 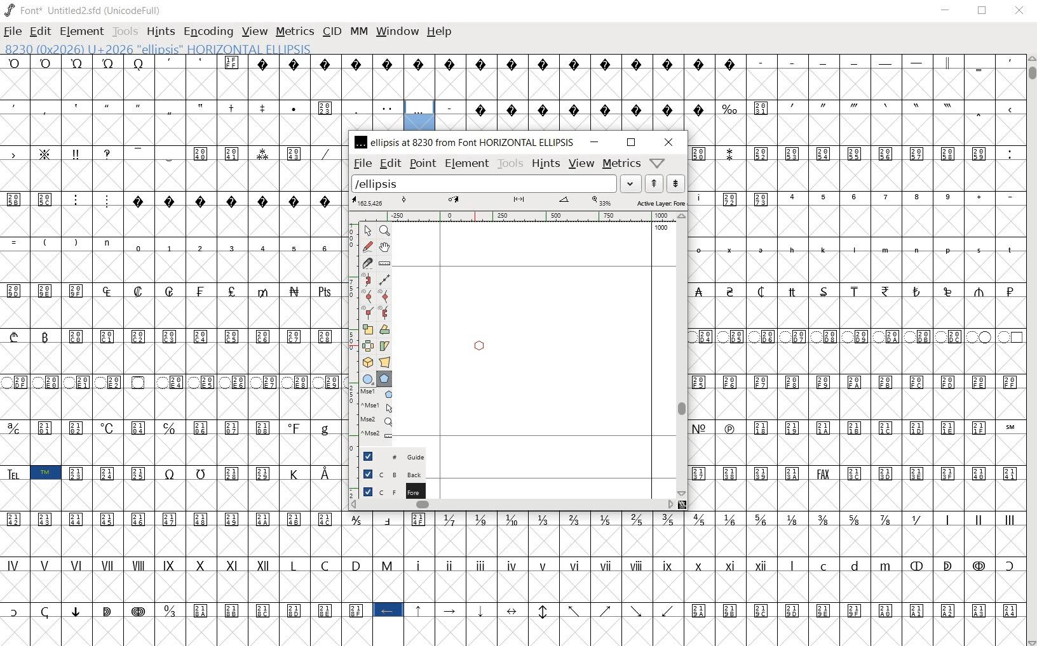 I want to click on change whether spiro is active or not, so click(x=383, y=278).